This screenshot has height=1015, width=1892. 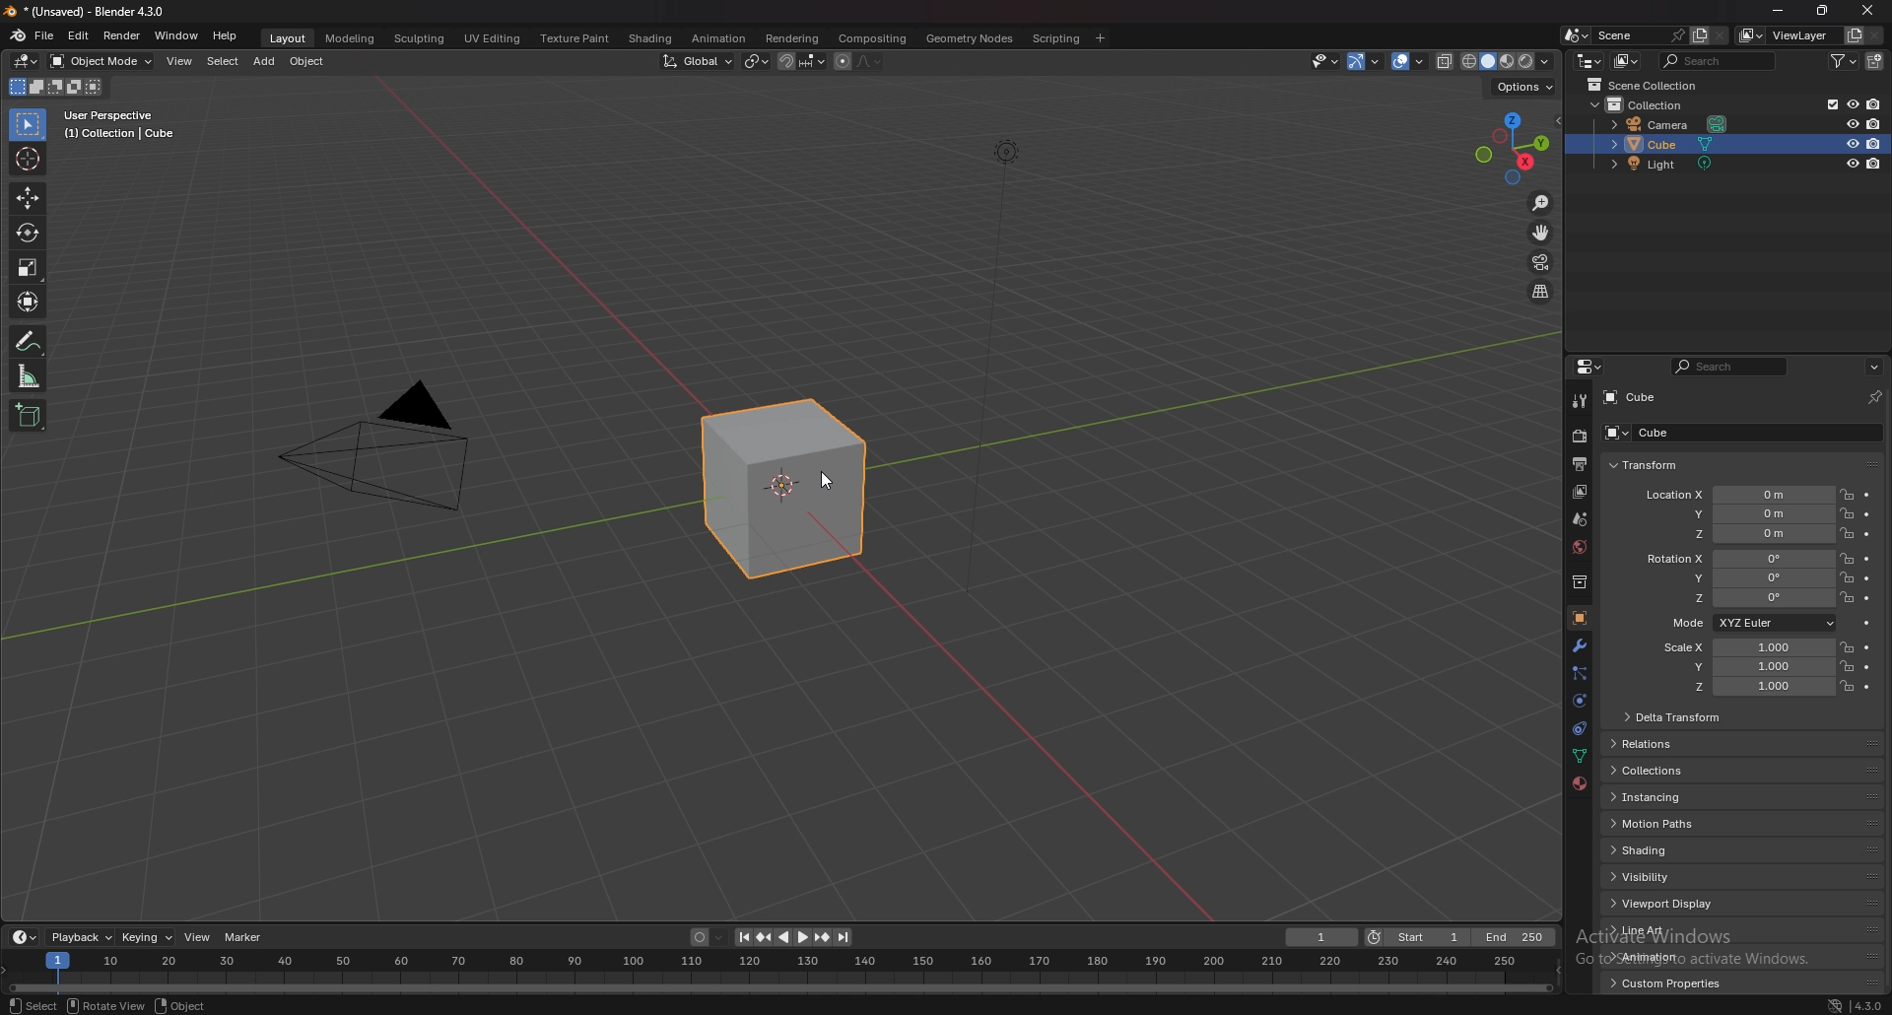 I want to click on filter, so click(x=1846, y=60).